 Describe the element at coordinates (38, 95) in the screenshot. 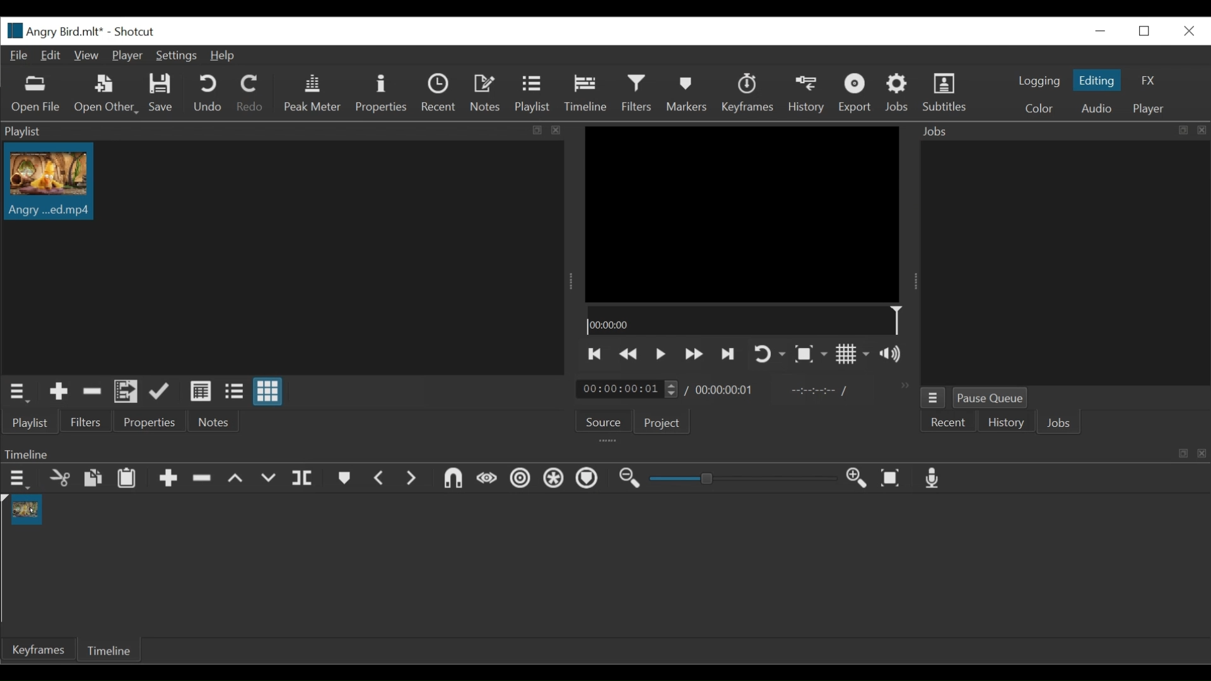

I see `Open File` at that location.